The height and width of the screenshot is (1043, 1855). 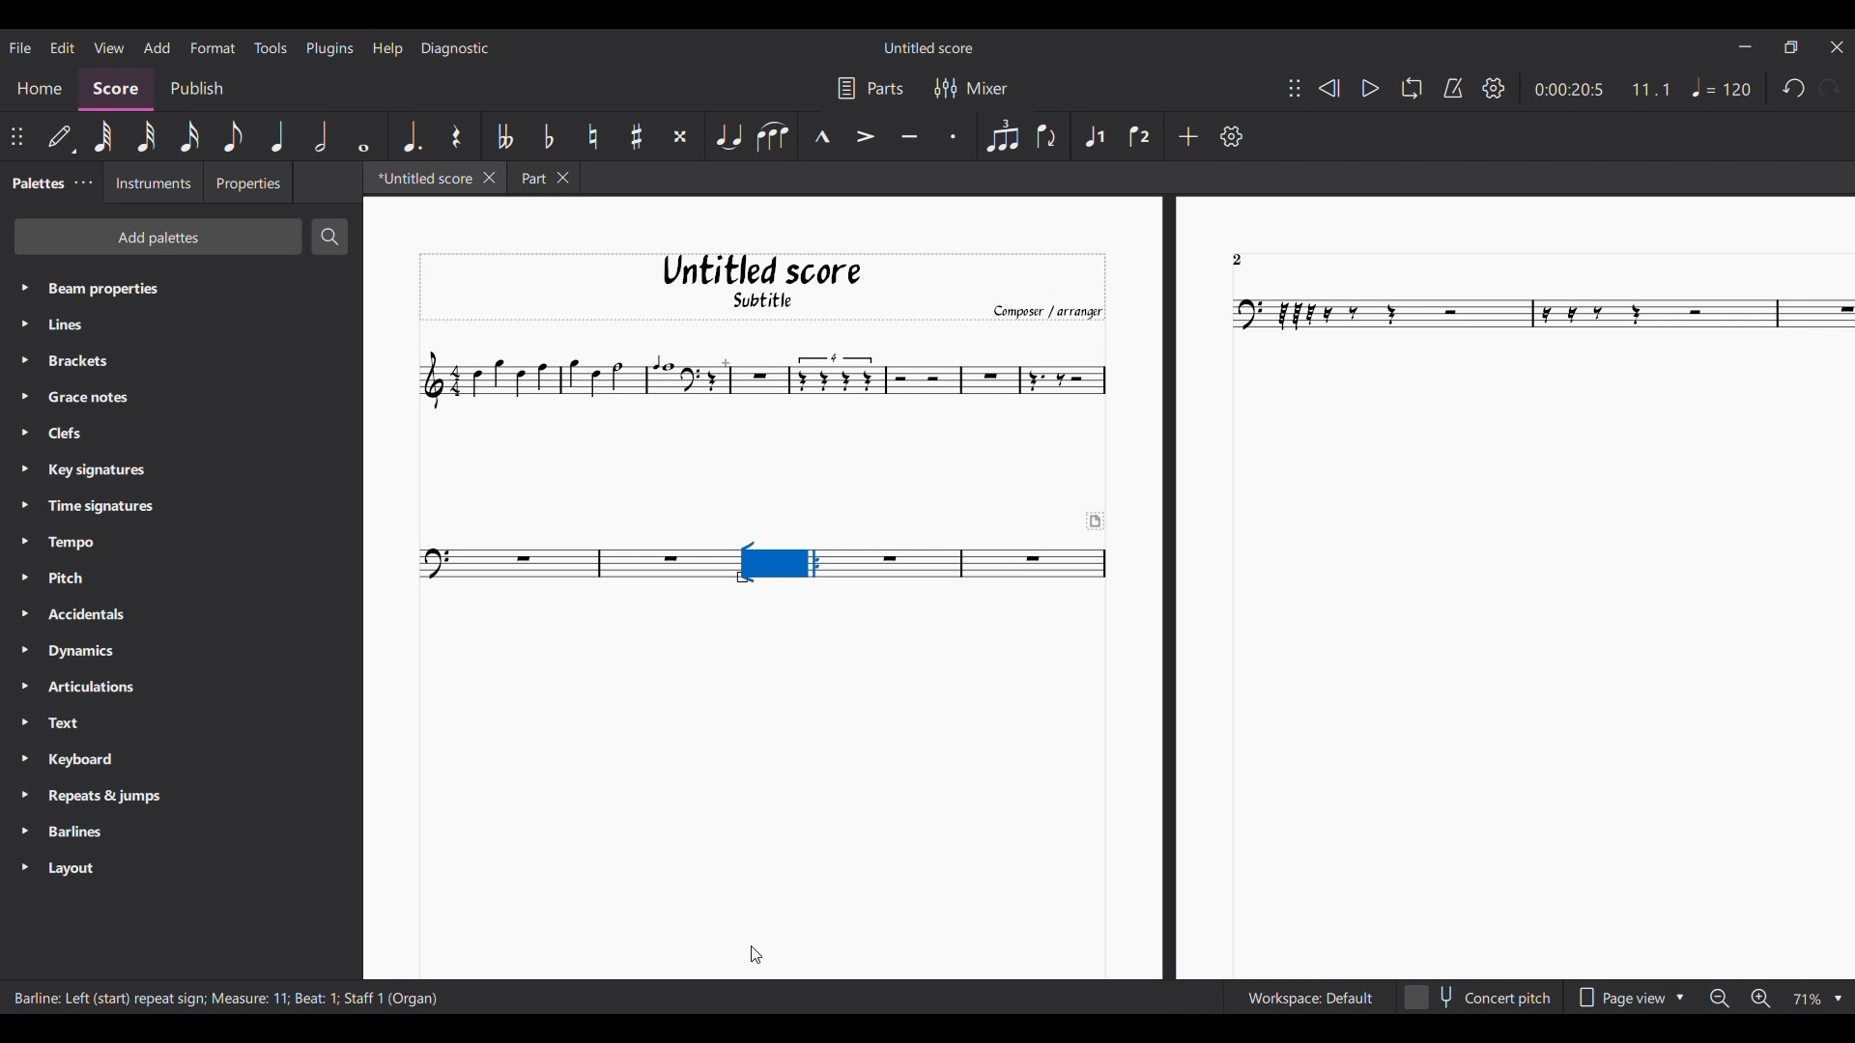 I want to click on 8th note, so click(x=234, y=136).